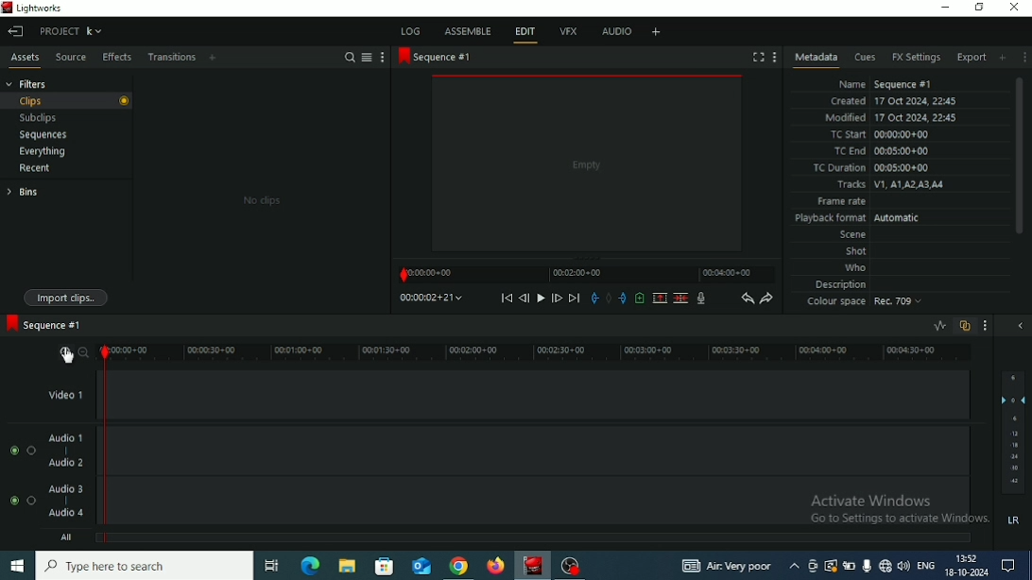 The width and height of the screenshot is (1032, 580). Describe the element at coordinates (885, 567) in the screenshot. I see `Internet` at that location.